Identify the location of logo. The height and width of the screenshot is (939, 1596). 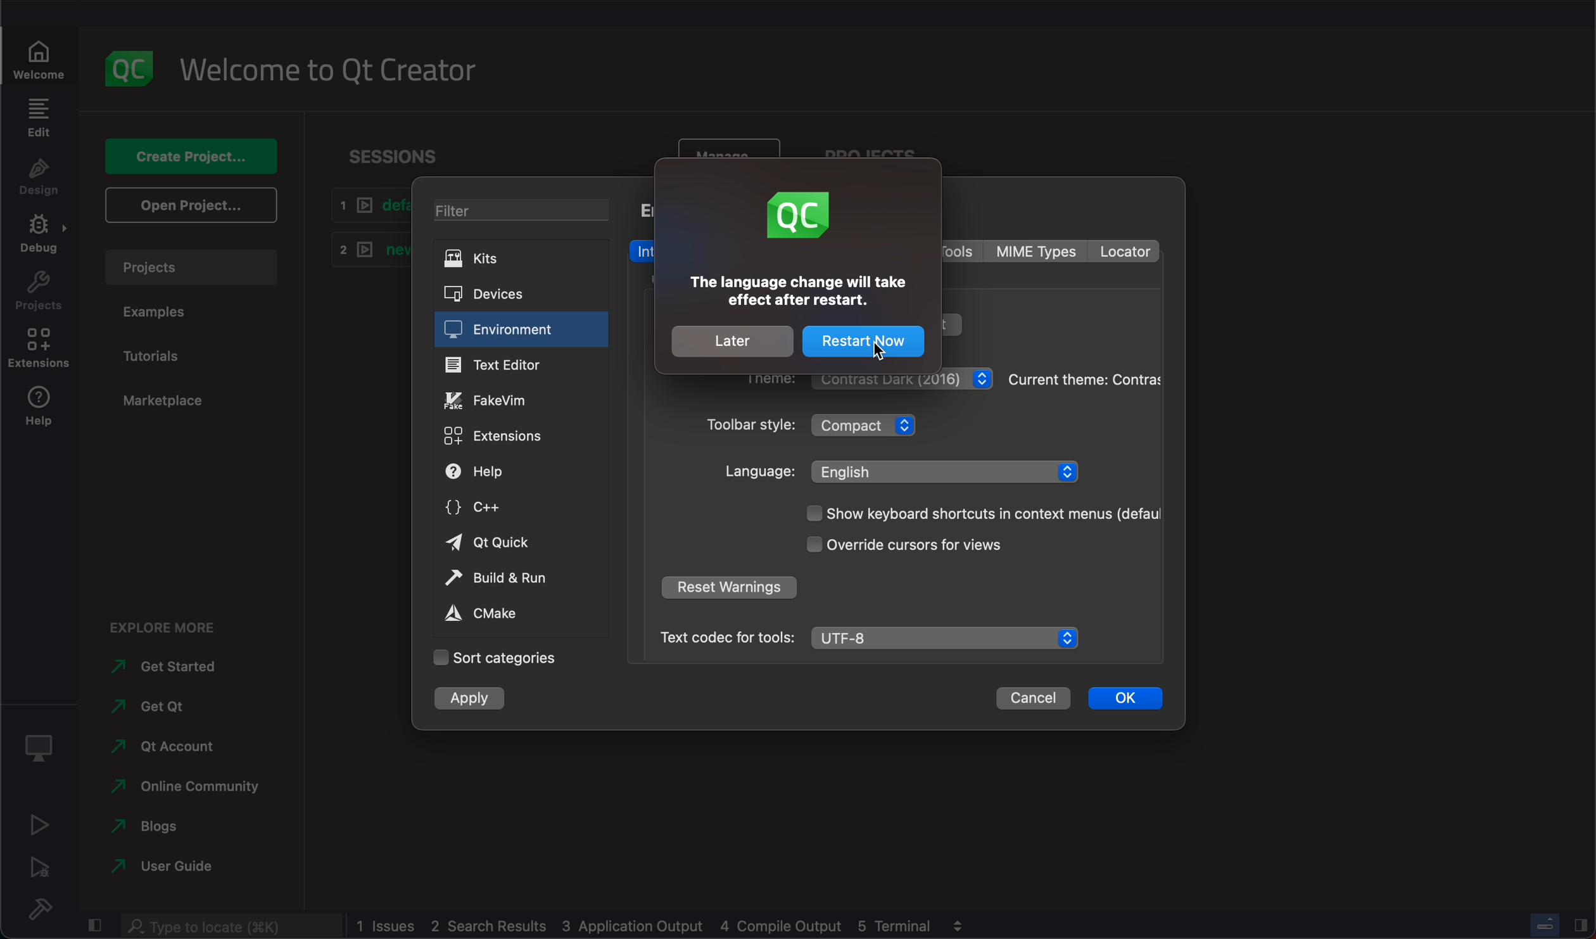
(801, 217).